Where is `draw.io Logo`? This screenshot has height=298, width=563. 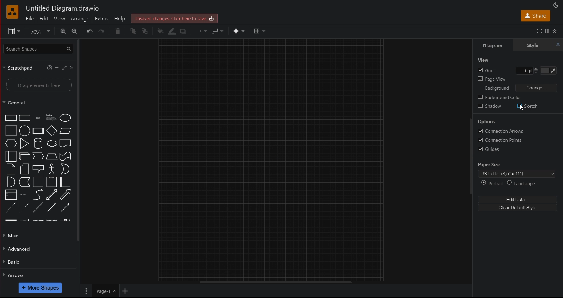
draw.io Logo is located at coordinates (12, 12).